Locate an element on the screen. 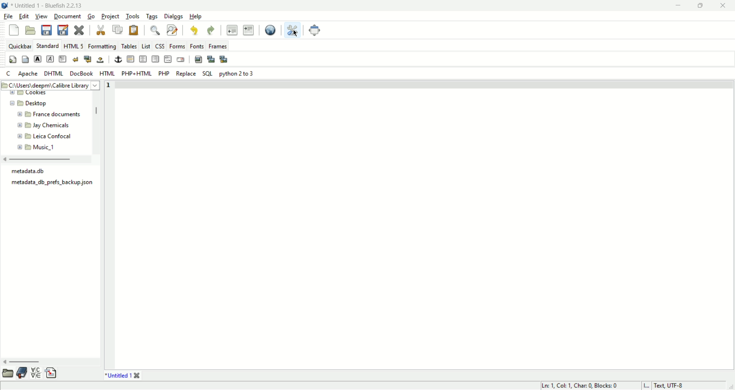 This screenshot has width=735, height=390. PHP is located at coordinates (165, 73).